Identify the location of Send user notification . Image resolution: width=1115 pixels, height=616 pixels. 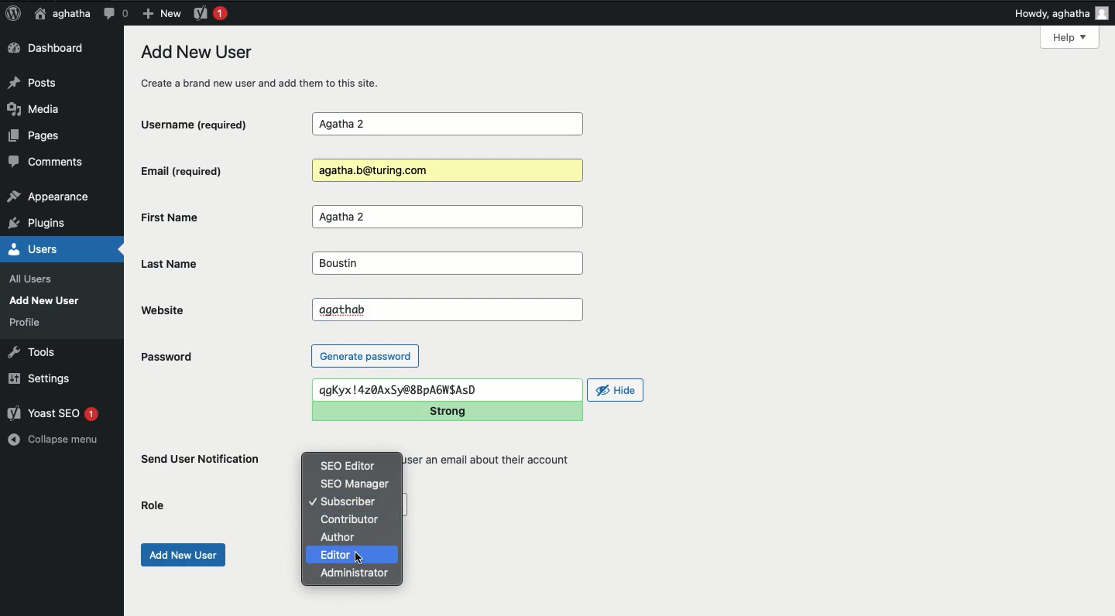
(201, 462).